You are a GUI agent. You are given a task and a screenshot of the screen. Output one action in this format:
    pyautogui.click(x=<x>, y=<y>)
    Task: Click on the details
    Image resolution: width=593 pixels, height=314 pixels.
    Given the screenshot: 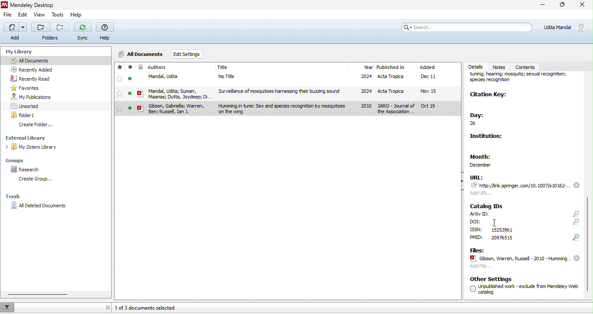 What is the action you would take?
    pyautogui.click(x=477, y=67)
    